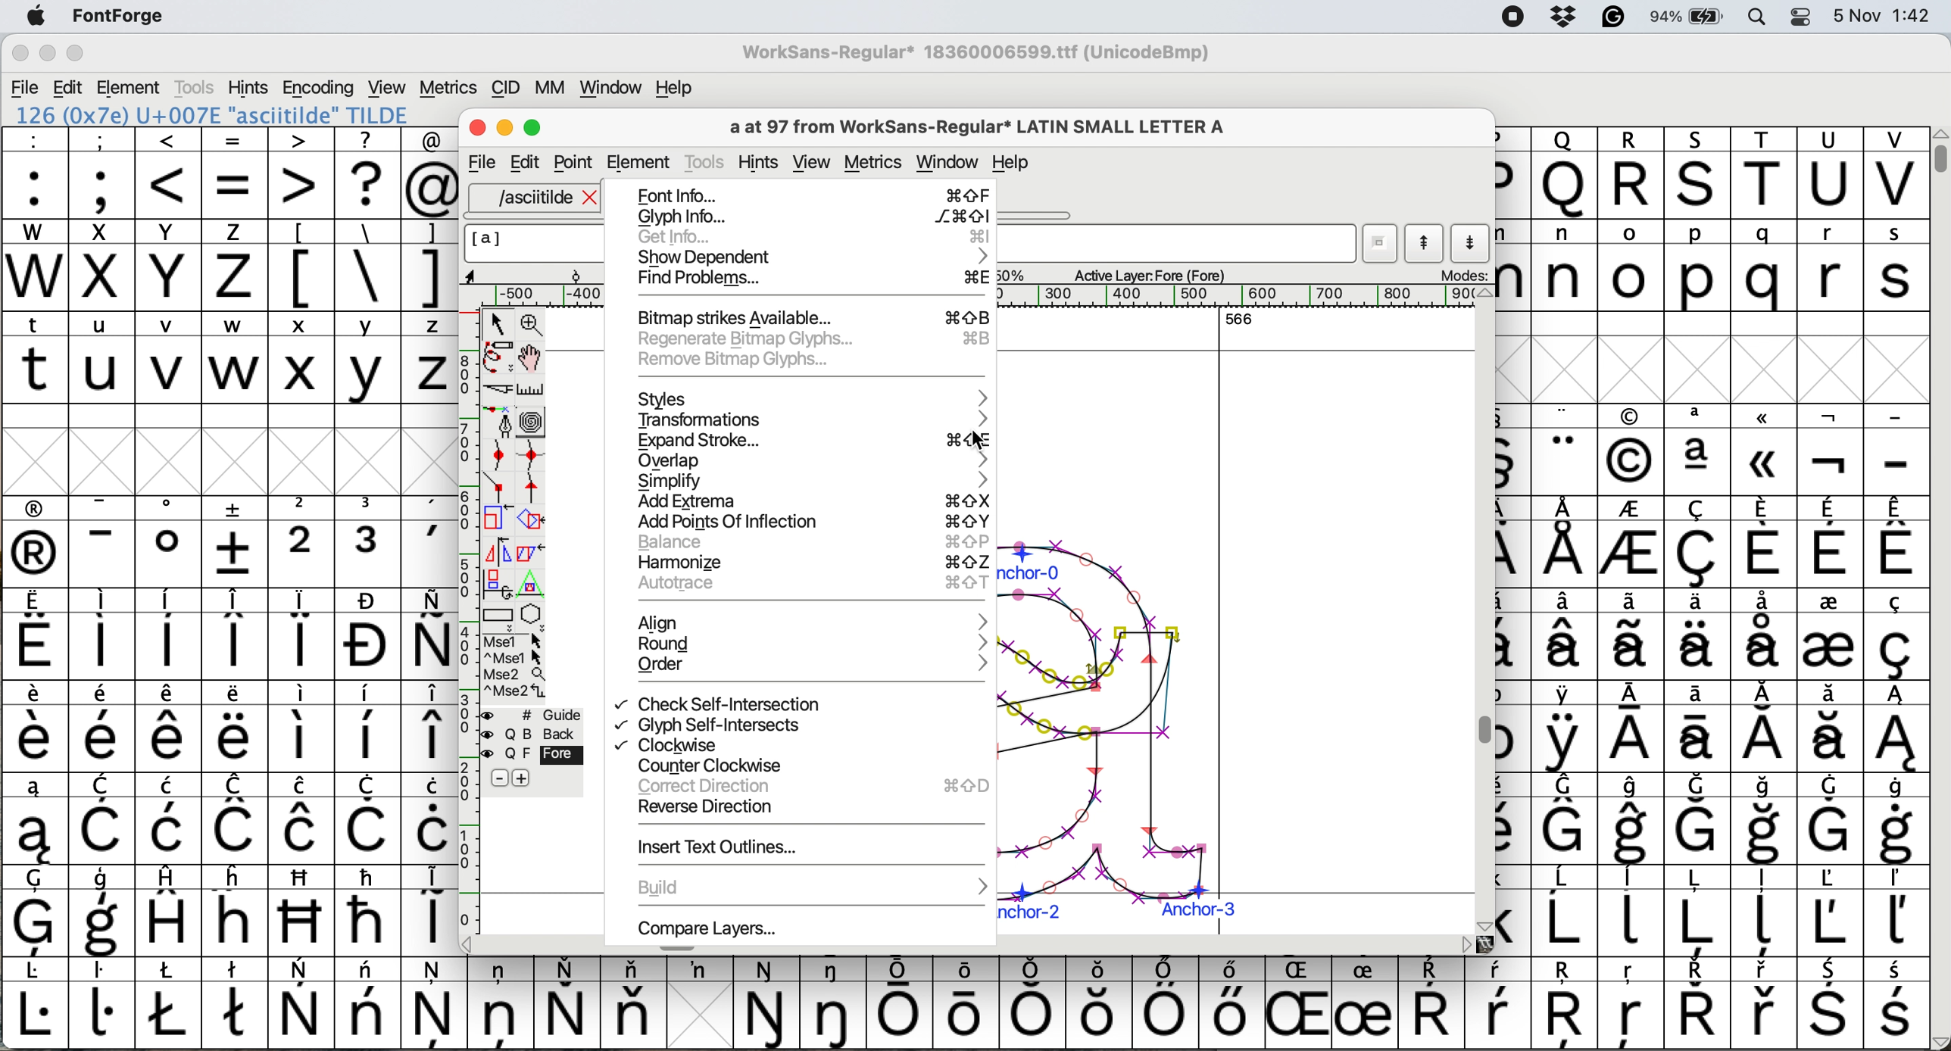  What do you see at coordinates (1228, 1002) in the screenshot?
I see `symbol` at bounding box center [1228, 1002].